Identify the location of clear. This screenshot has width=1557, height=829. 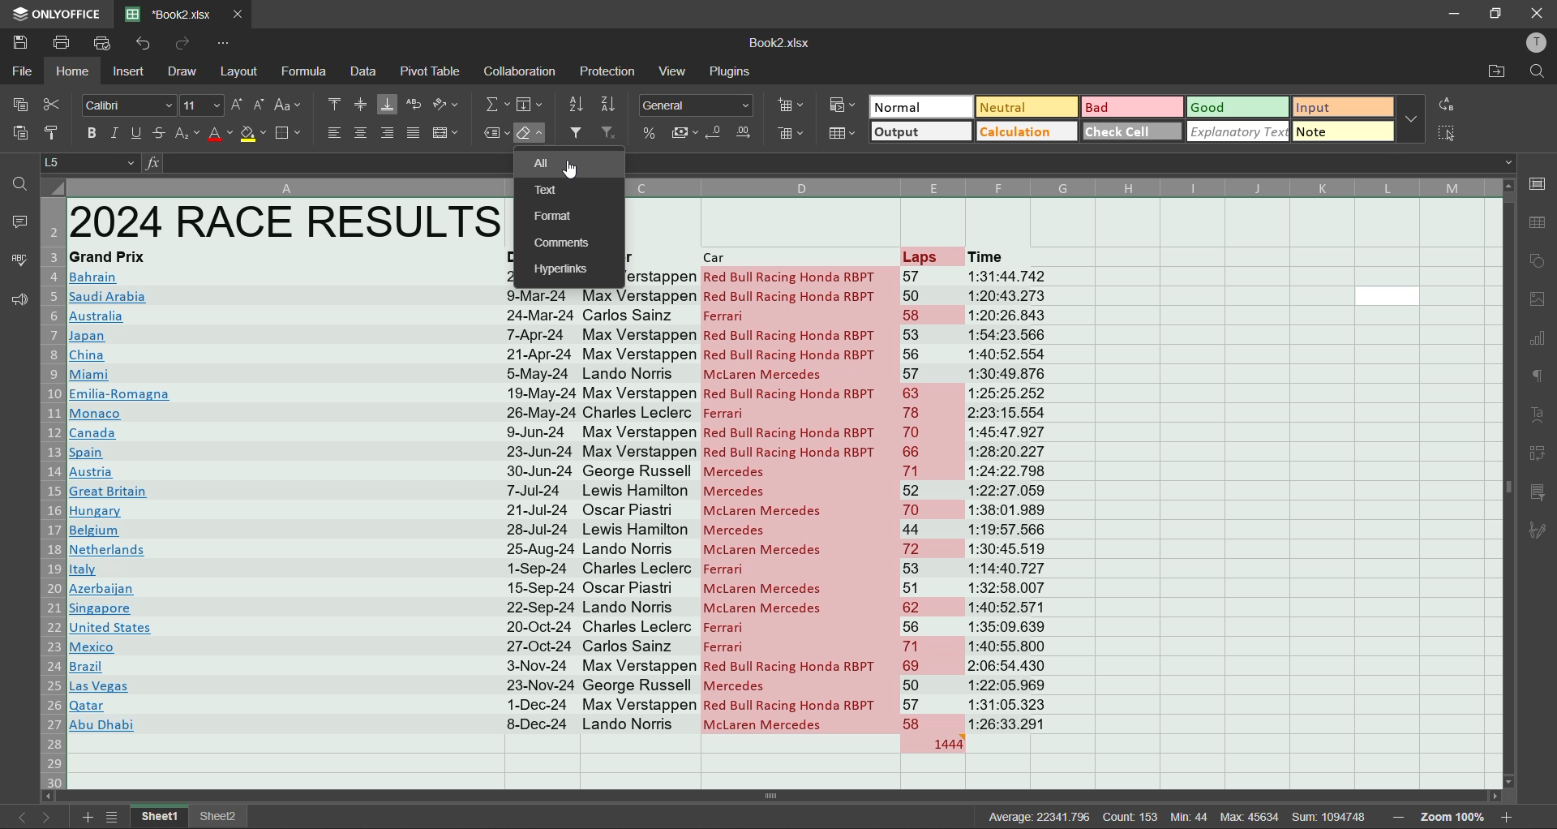
(534, 137).